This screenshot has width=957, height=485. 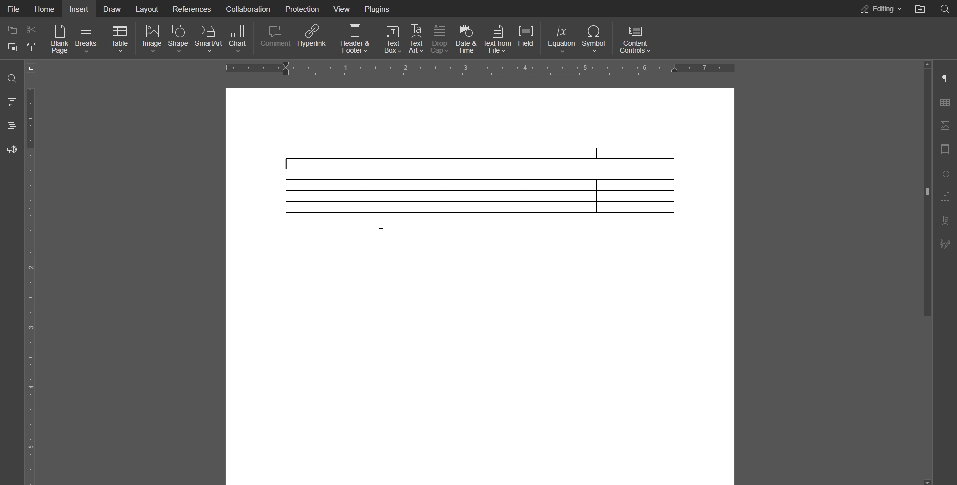 What do you see at coordinates (945, 244) in the screenshot?
I see `Signature` at bounding box center [945, 244].